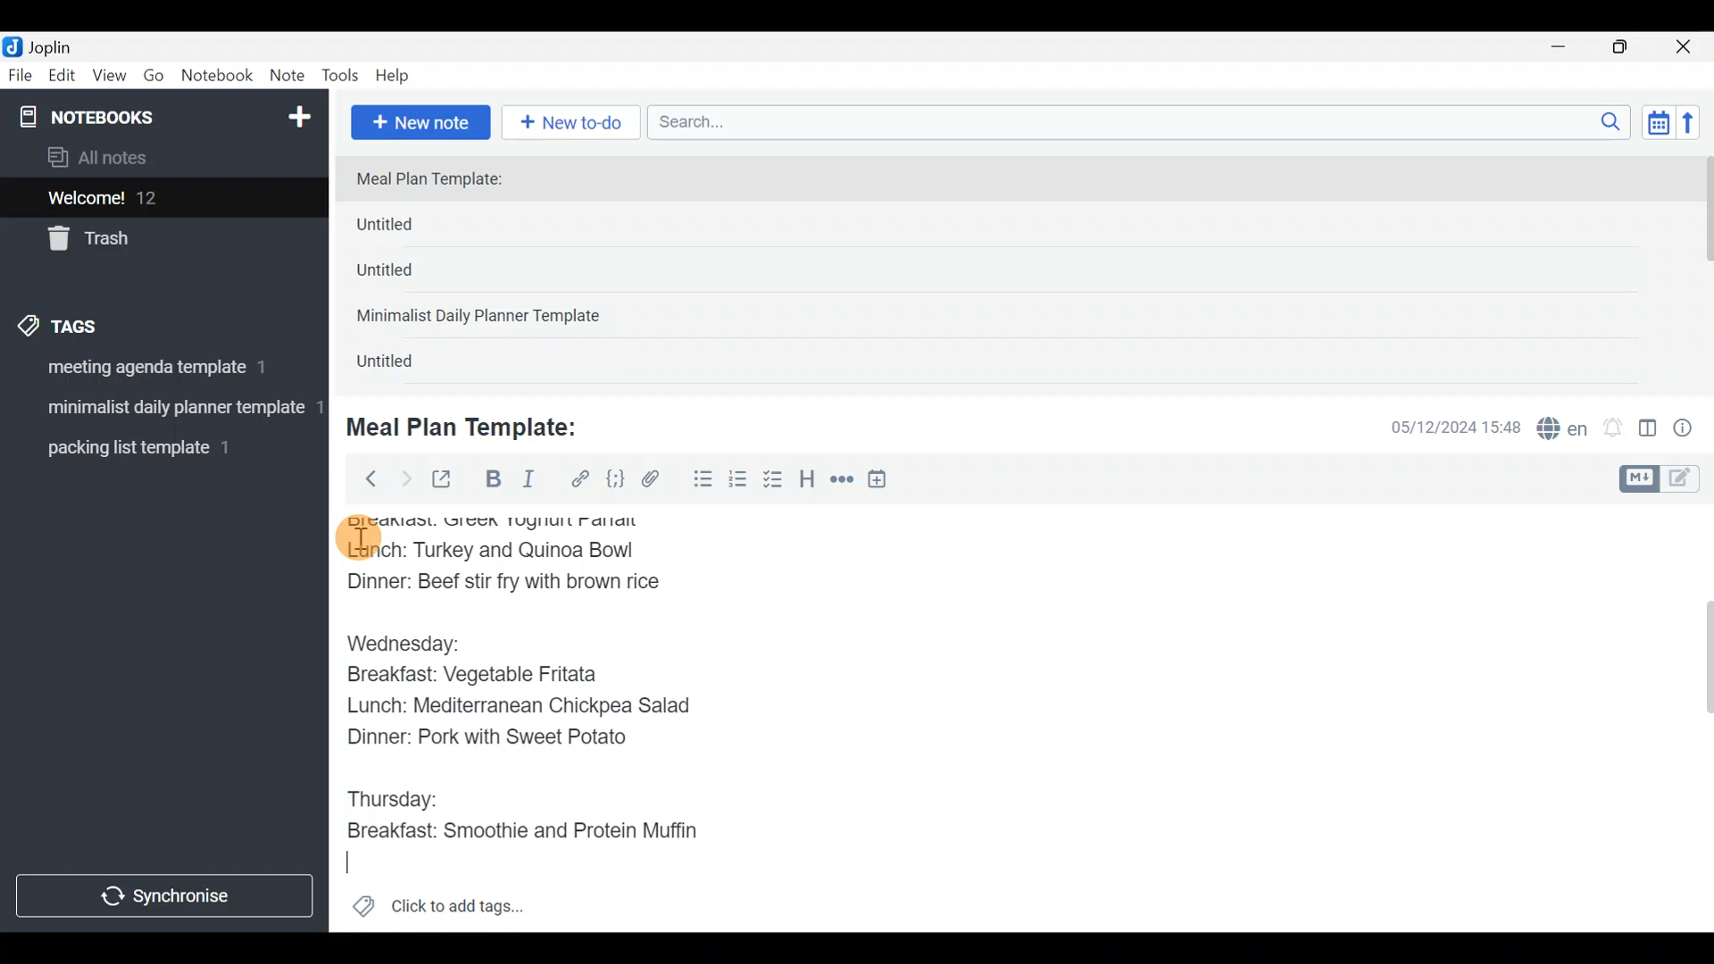 Image resolution: width=1714 pixels, height=964 pixels. What do you see at coordinates (160, 159) in the screenshot?
I see `All notes` at bounding box center [160, 159].